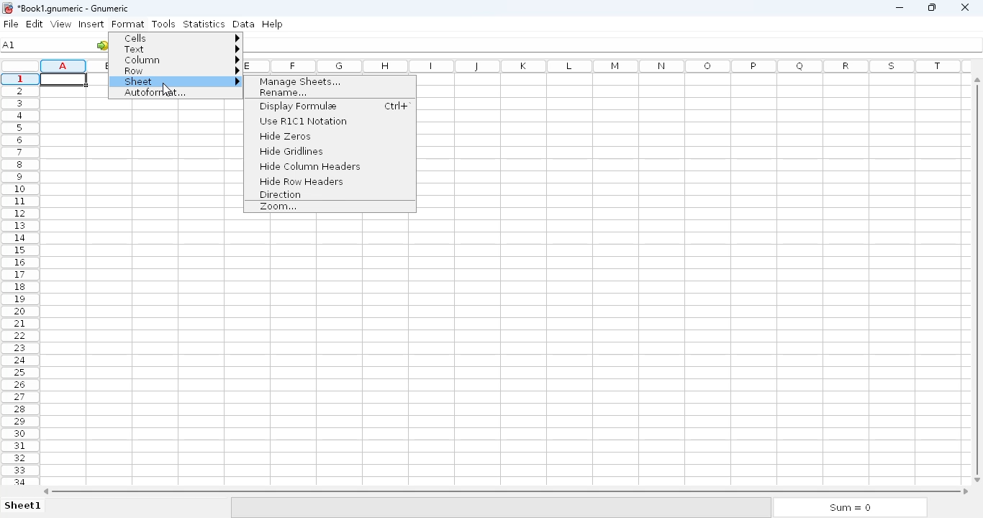 The height and width of the screenshot is (518, 983). Describe the element at coordinates (615, 47) in the screenshot. I see `formula bar` at that location.